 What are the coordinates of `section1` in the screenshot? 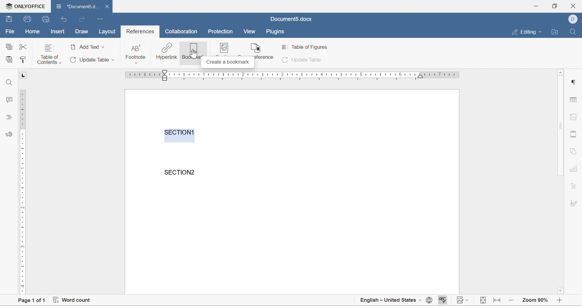 It's located at (180, 132).